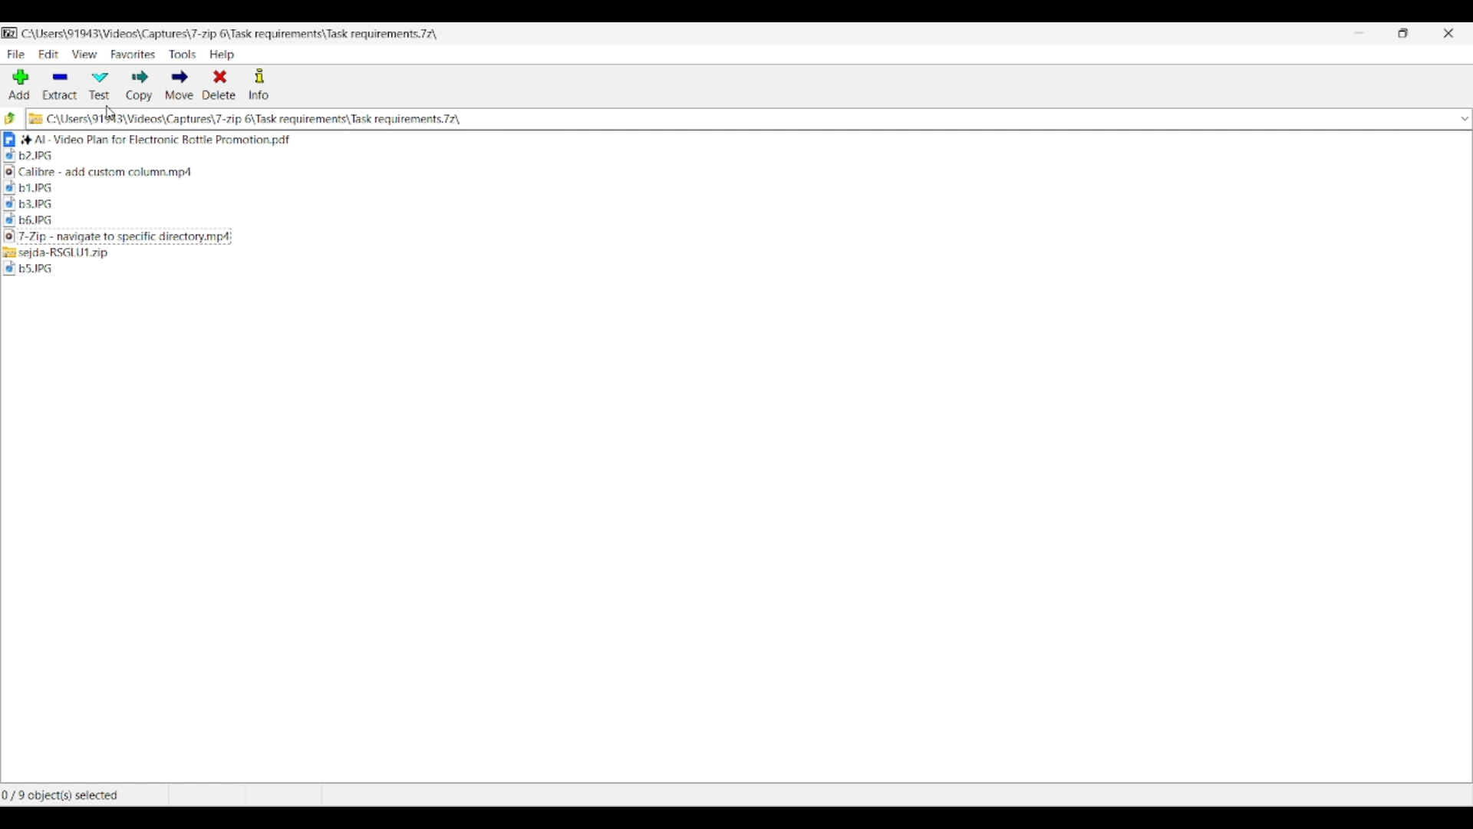 This screenshot has height=829, width=1473. What do you see at coordinates (417, 221) in the screenshot?
I see `file 6 and type` at bounding box center [417, 221].